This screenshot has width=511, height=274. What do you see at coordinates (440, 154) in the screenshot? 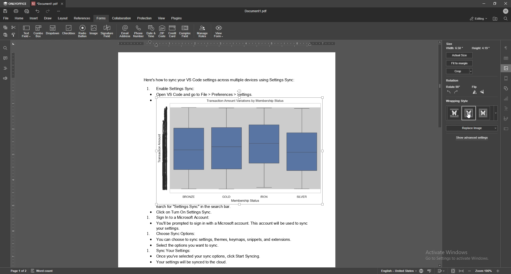
I see `scroll bar` at bounding box center [440, 154].